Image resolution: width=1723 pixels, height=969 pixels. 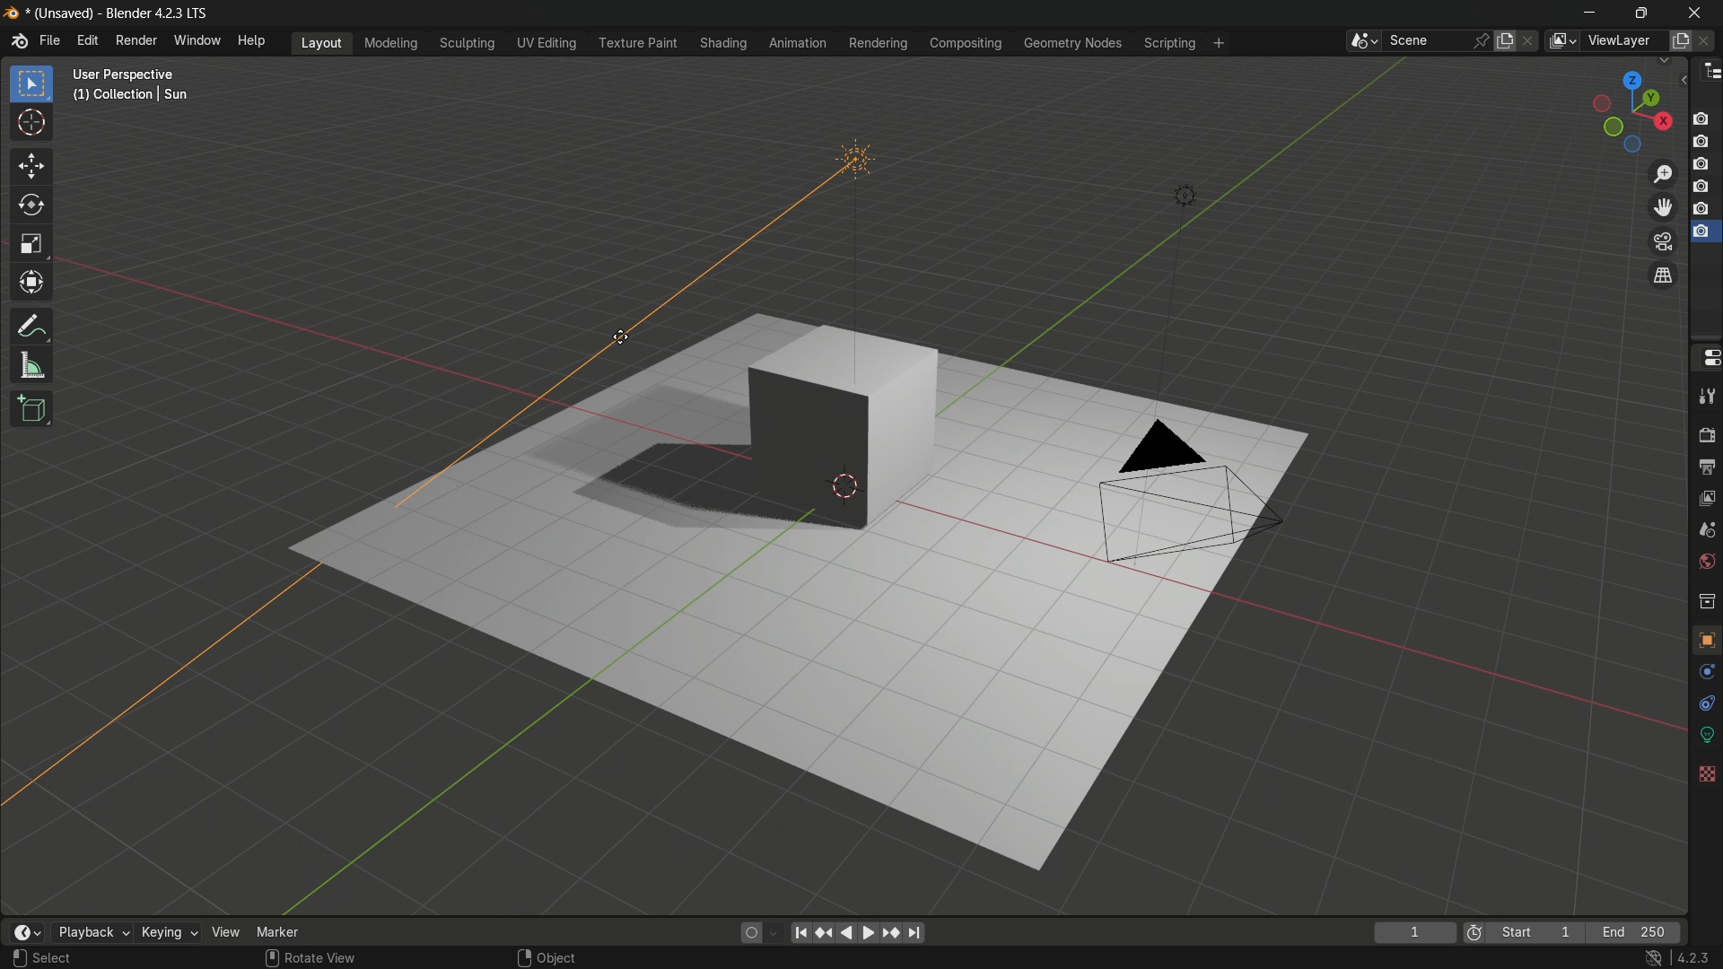 What do you see at coordinates (1537, 930) in the screenshot?
I see `start 1` at bounding box center [1537, 930].